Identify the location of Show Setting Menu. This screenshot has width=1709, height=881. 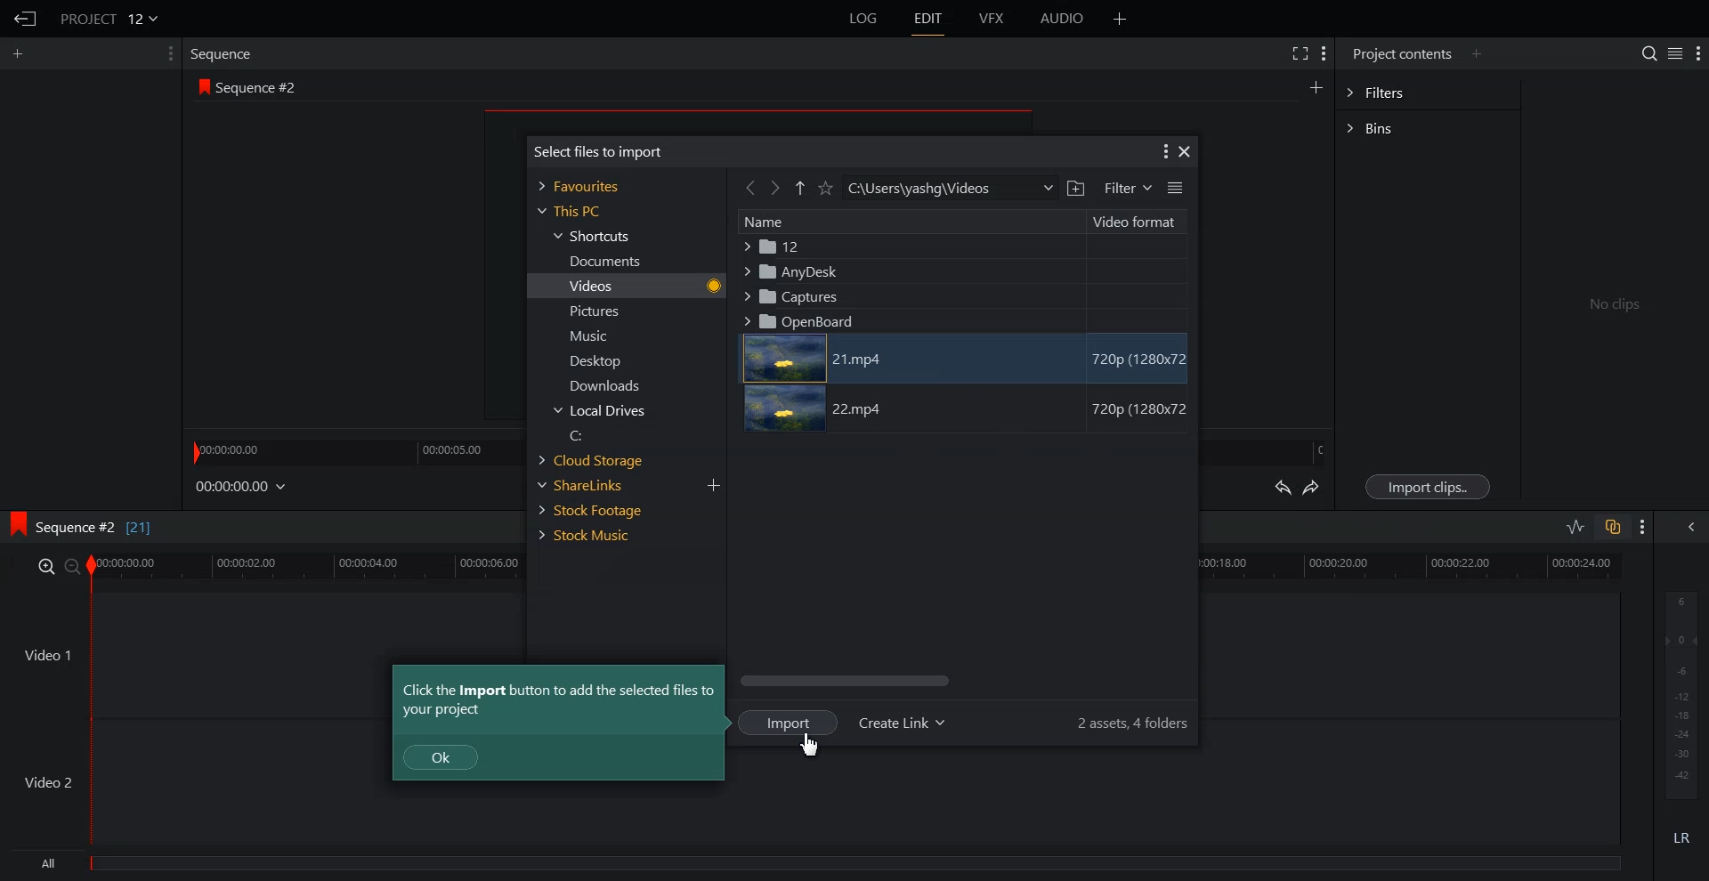
(165, 54).